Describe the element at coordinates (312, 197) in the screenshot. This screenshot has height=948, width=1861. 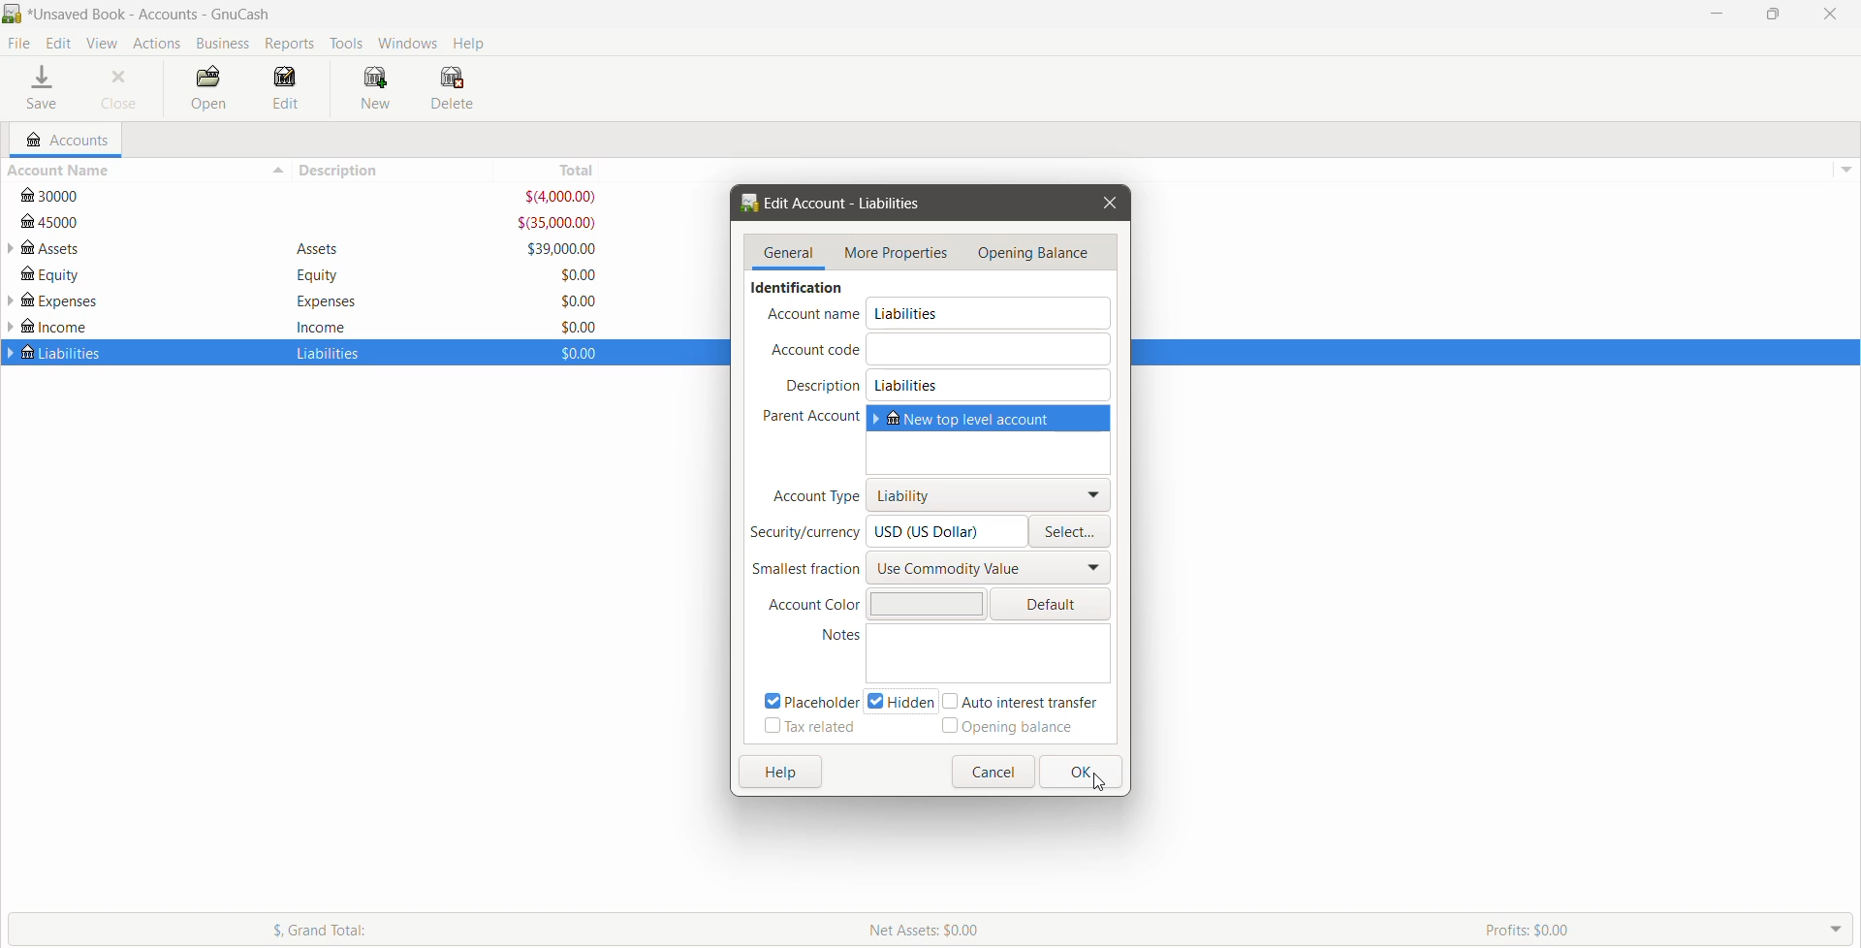
I see `details of the account "30000"` at that location.